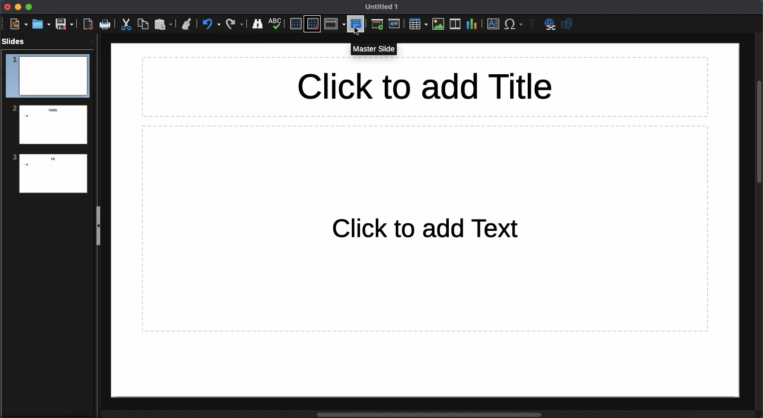 The width and height of the screenshot is (763, 418). I want to click on Slide 3, so click(48, 172).